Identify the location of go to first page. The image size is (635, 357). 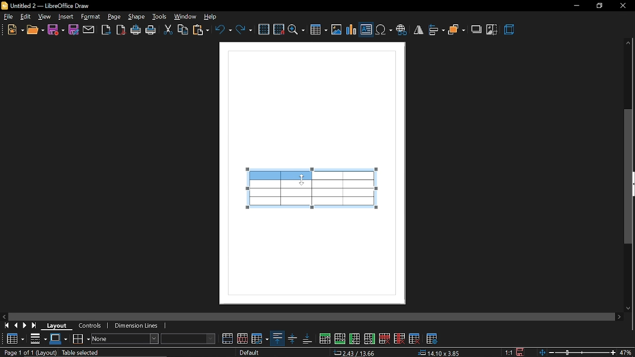
(5, 325).